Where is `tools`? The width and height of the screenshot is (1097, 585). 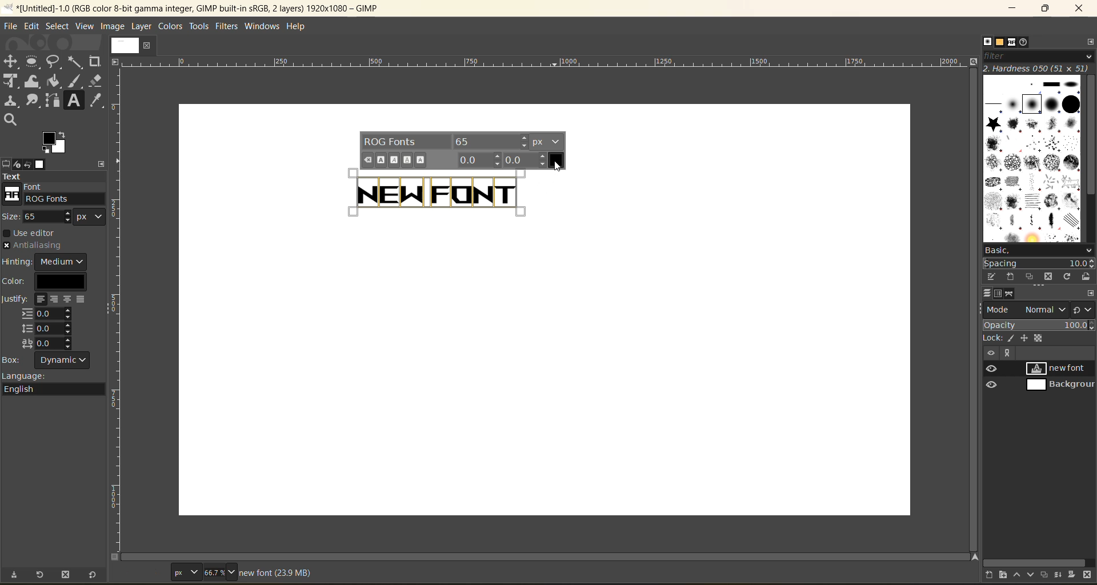
tools is located at coordinates (199, 26).